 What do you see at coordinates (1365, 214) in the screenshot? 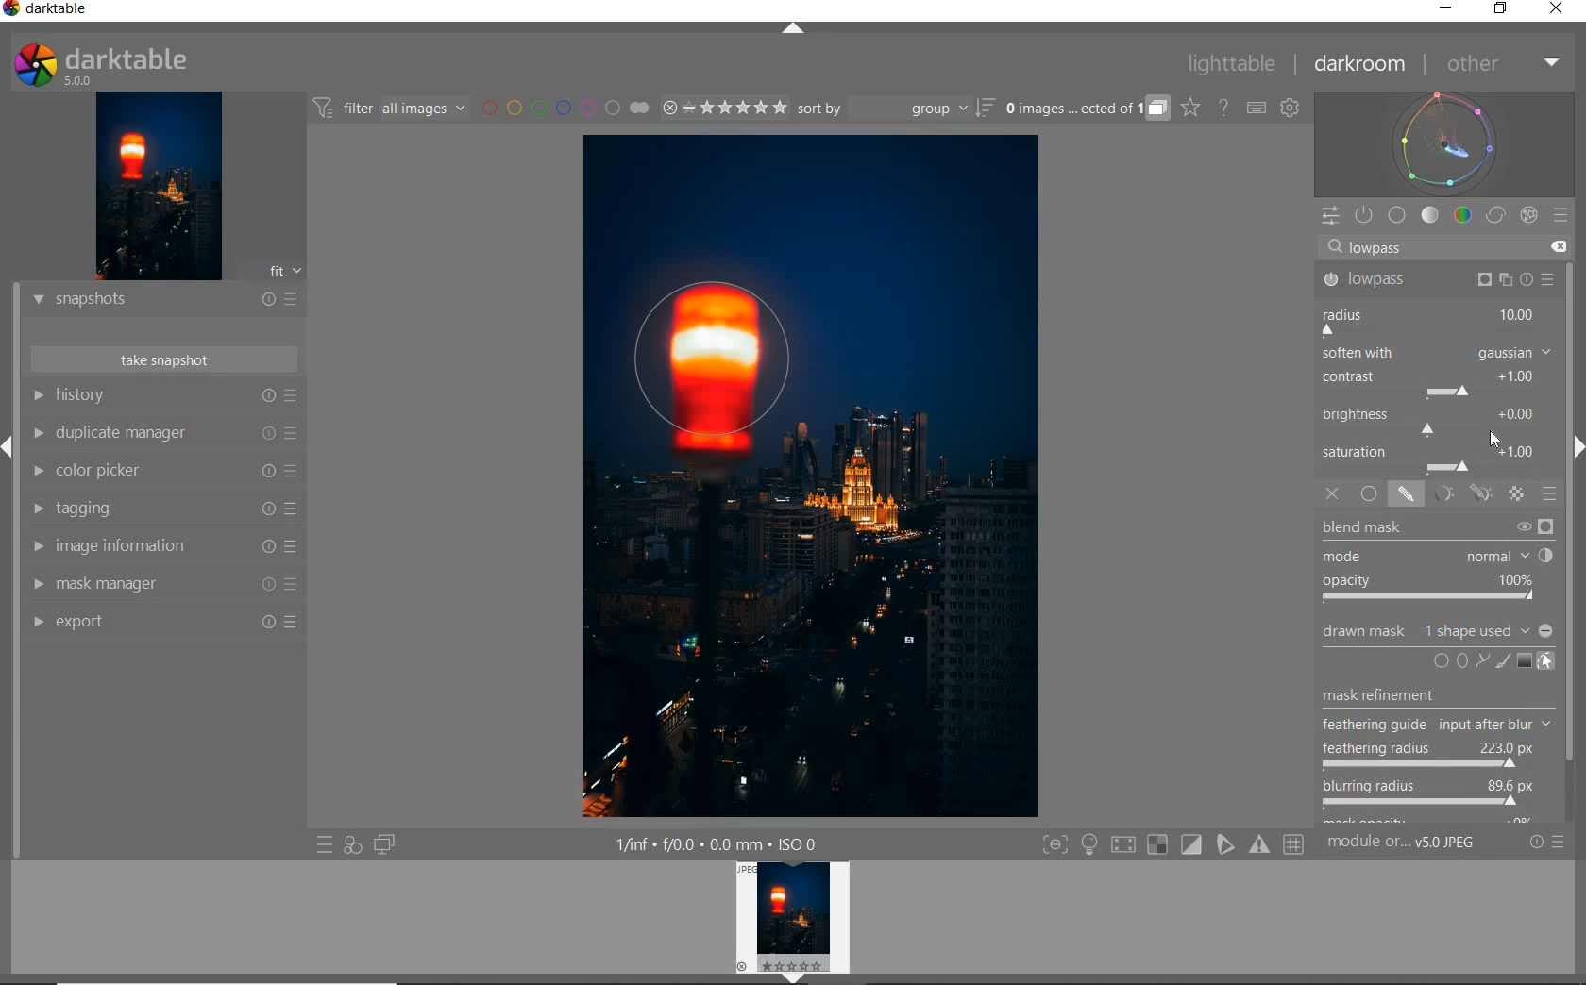
I see `SHOW ONLY ACTIVE MODULES` at bounding box center [1365, 214].